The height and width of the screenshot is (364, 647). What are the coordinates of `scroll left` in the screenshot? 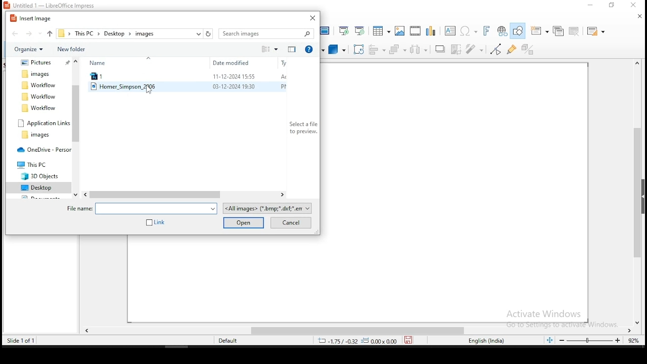 It's located at (86, 194).